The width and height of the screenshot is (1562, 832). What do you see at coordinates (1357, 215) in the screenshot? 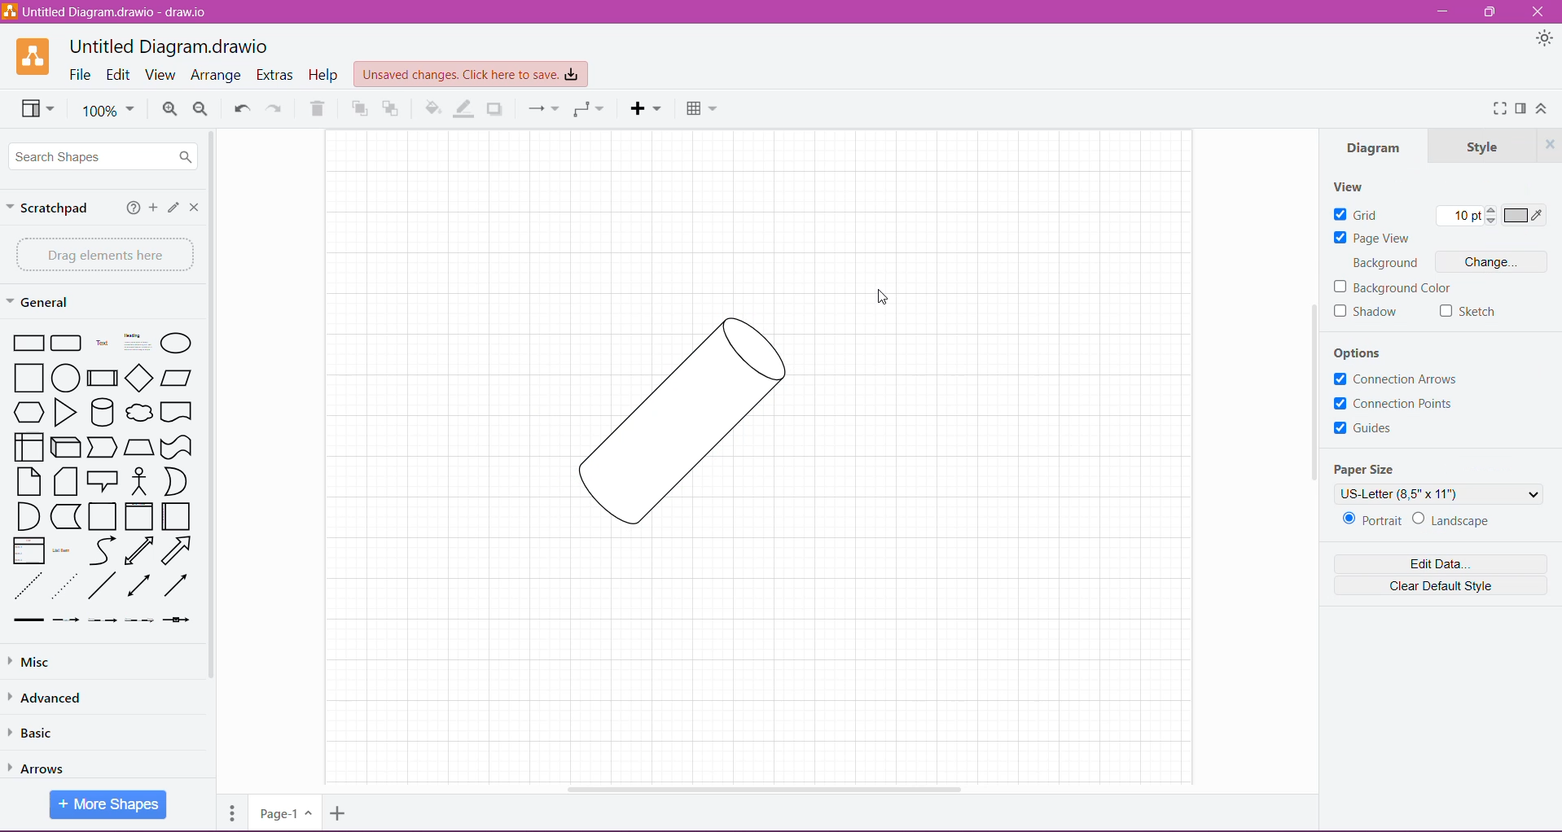
I see `Grid - click to enable/disable` at bounding box center [1357, 215].